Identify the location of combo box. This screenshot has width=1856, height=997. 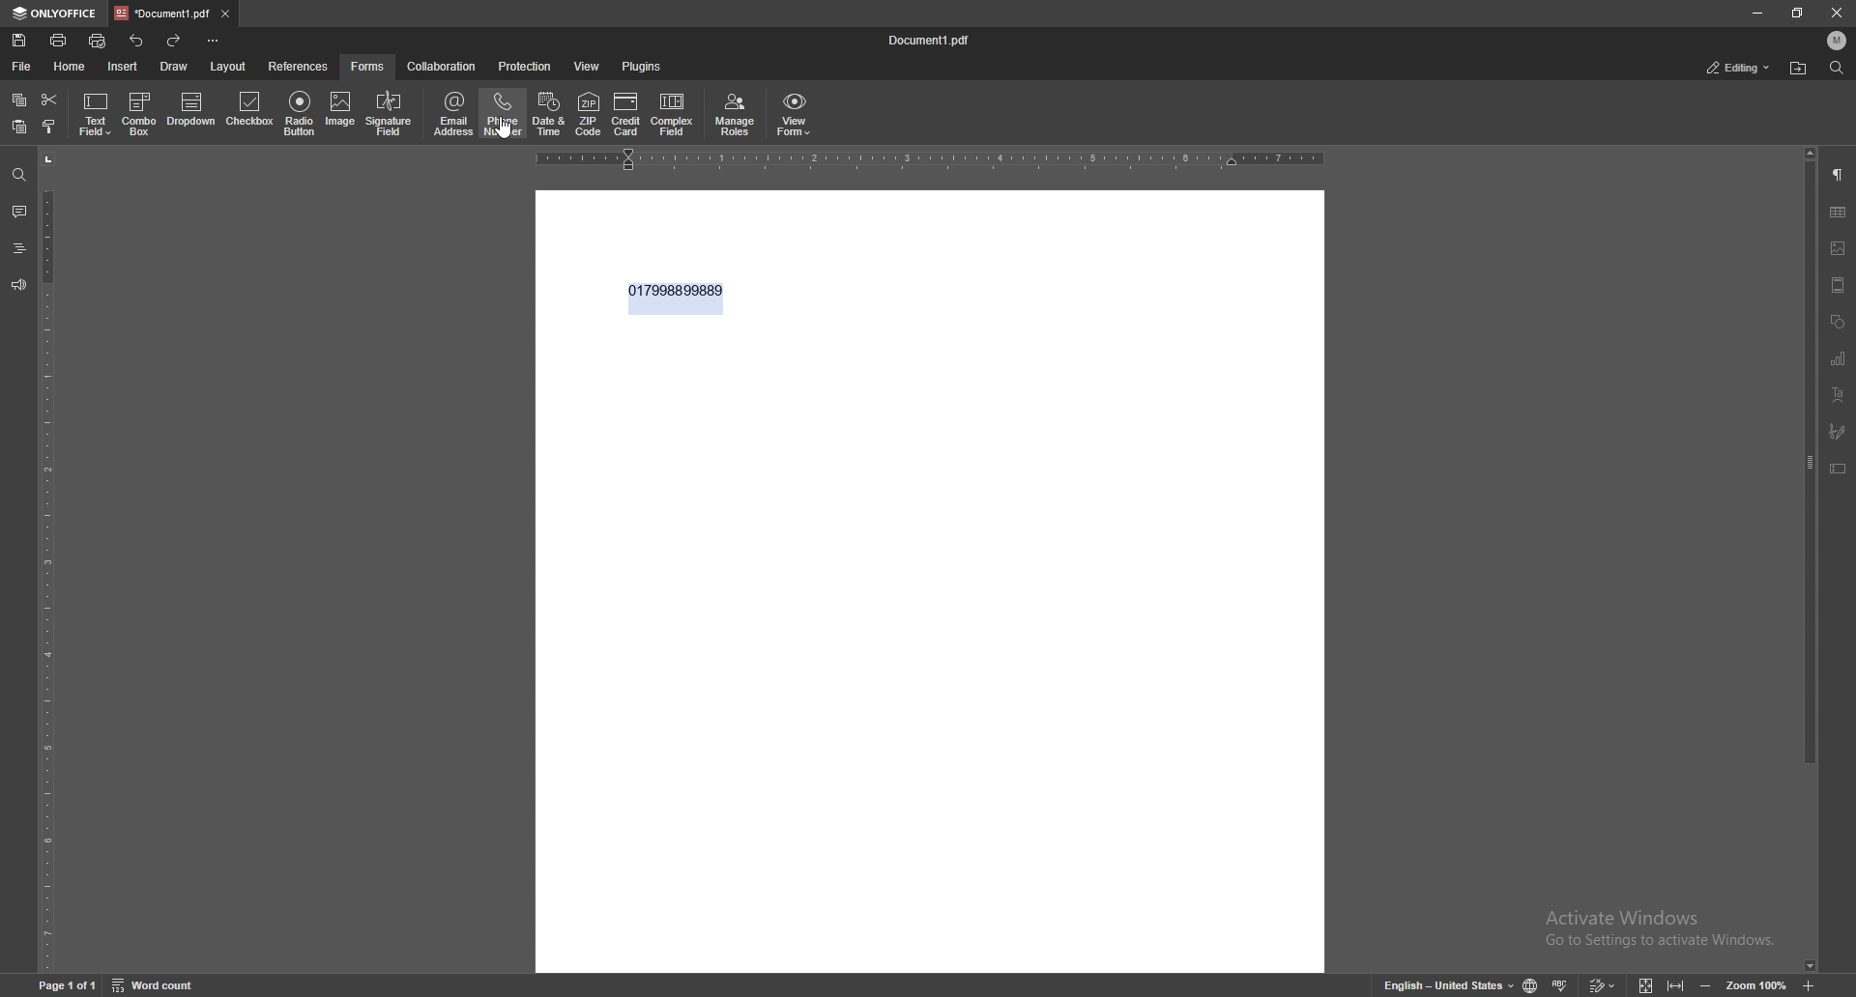
(140, 112).